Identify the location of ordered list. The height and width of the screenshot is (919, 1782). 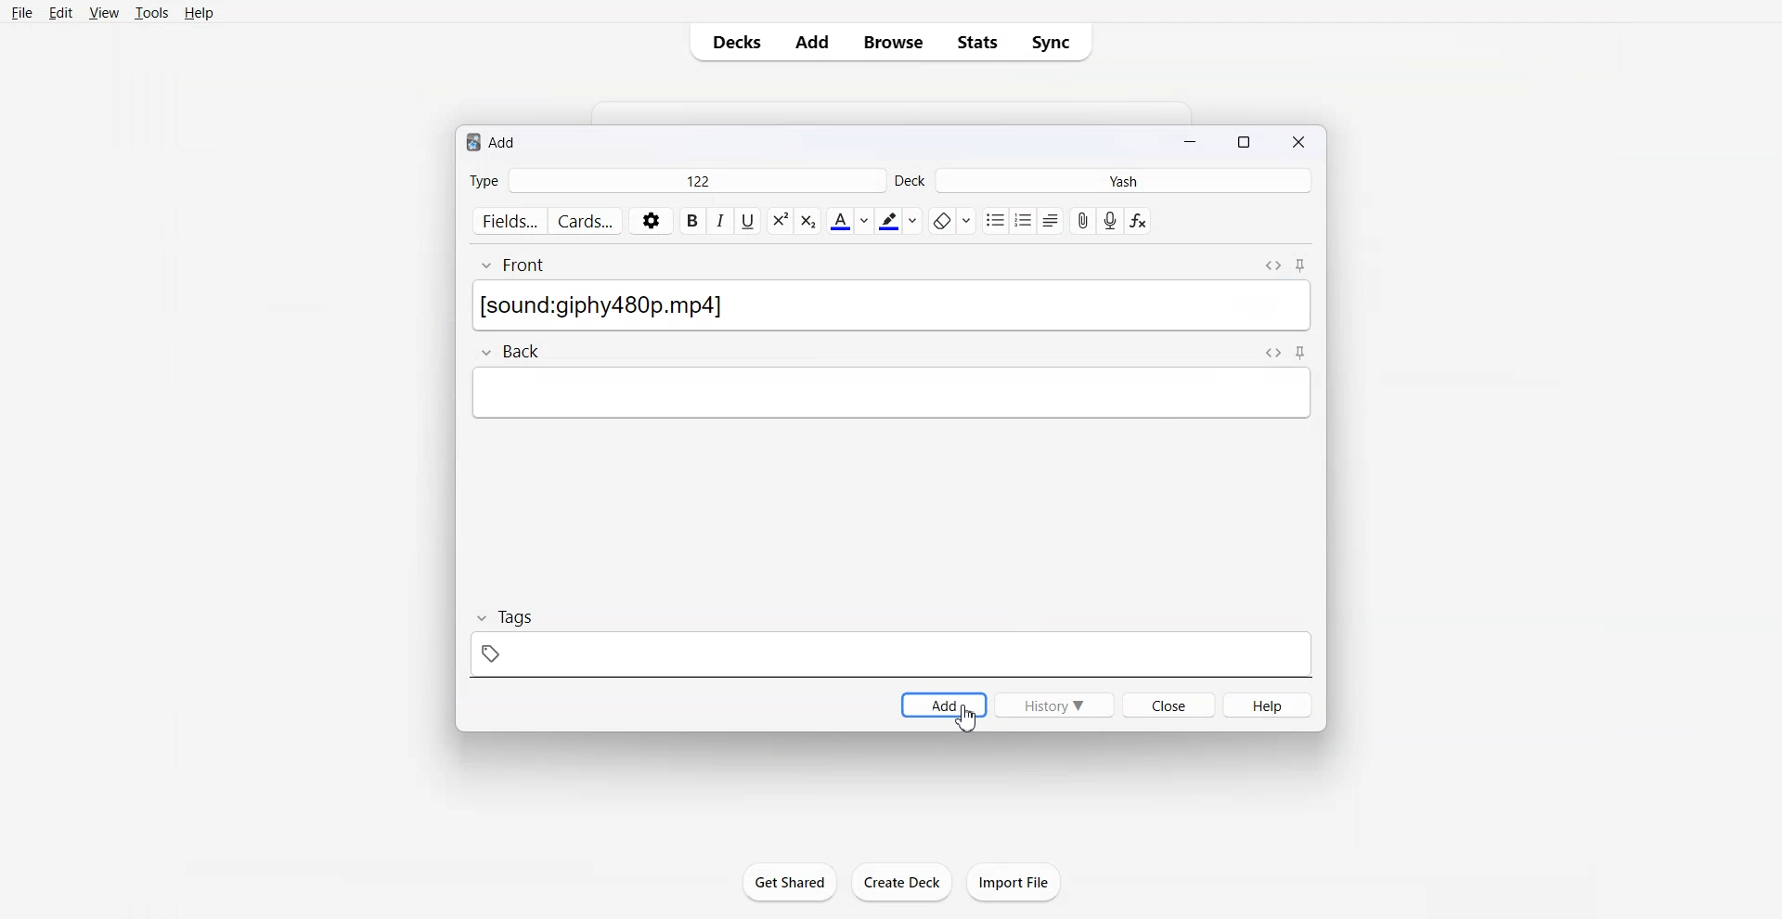
(1025, 221).